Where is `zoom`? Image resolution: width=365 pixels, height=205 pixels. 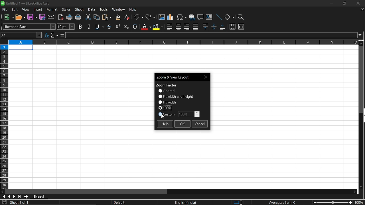 zoom is located at coordinates (240, 17).